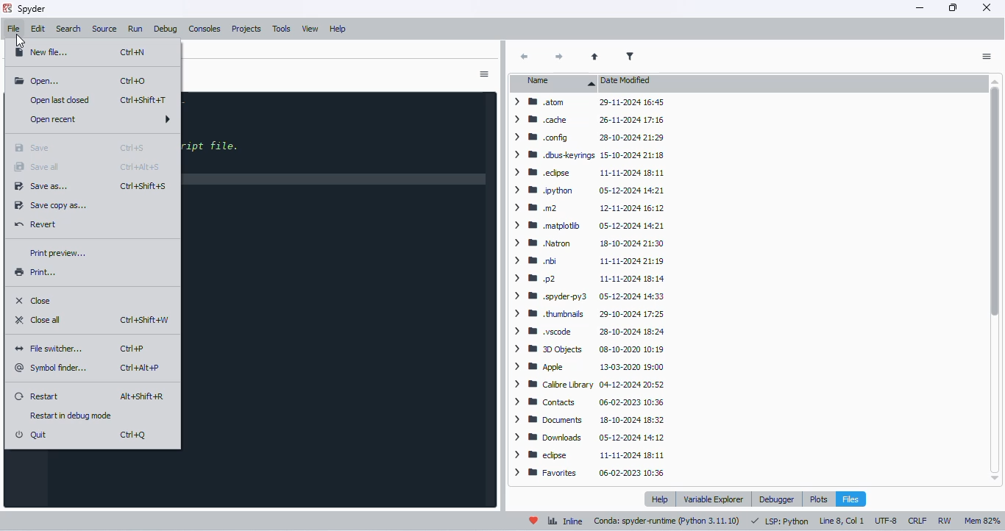  What do you see at coordinates (586, 332) in the screenshot?
I see `> MW yscode 28-10-2024 18:24` at bounding box center [586, 332].